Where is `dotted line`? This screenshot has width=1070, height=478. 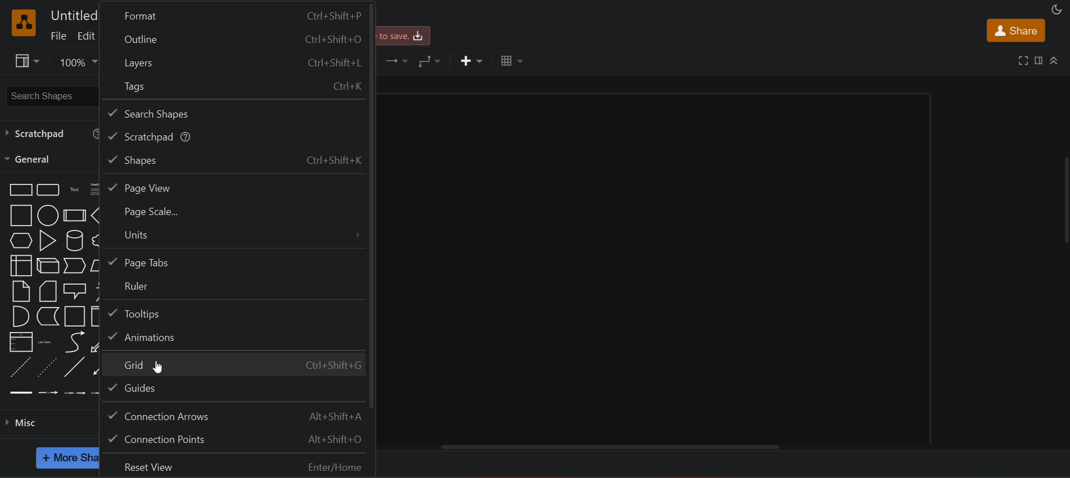
dotted line is located at coordinates (48, 367).